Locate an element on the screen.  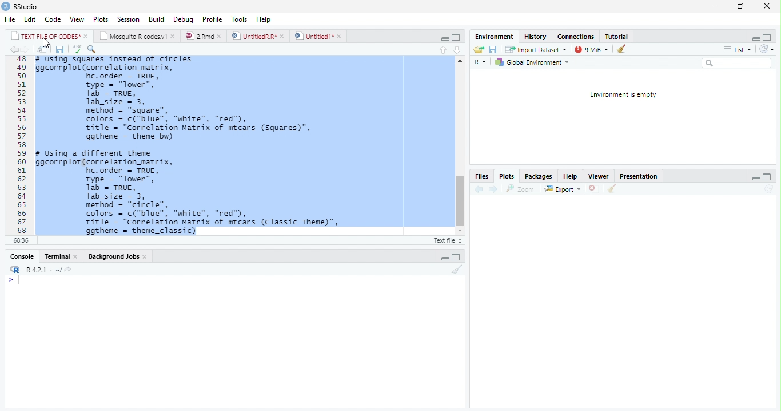
= List is located at coordinates (739, 50).